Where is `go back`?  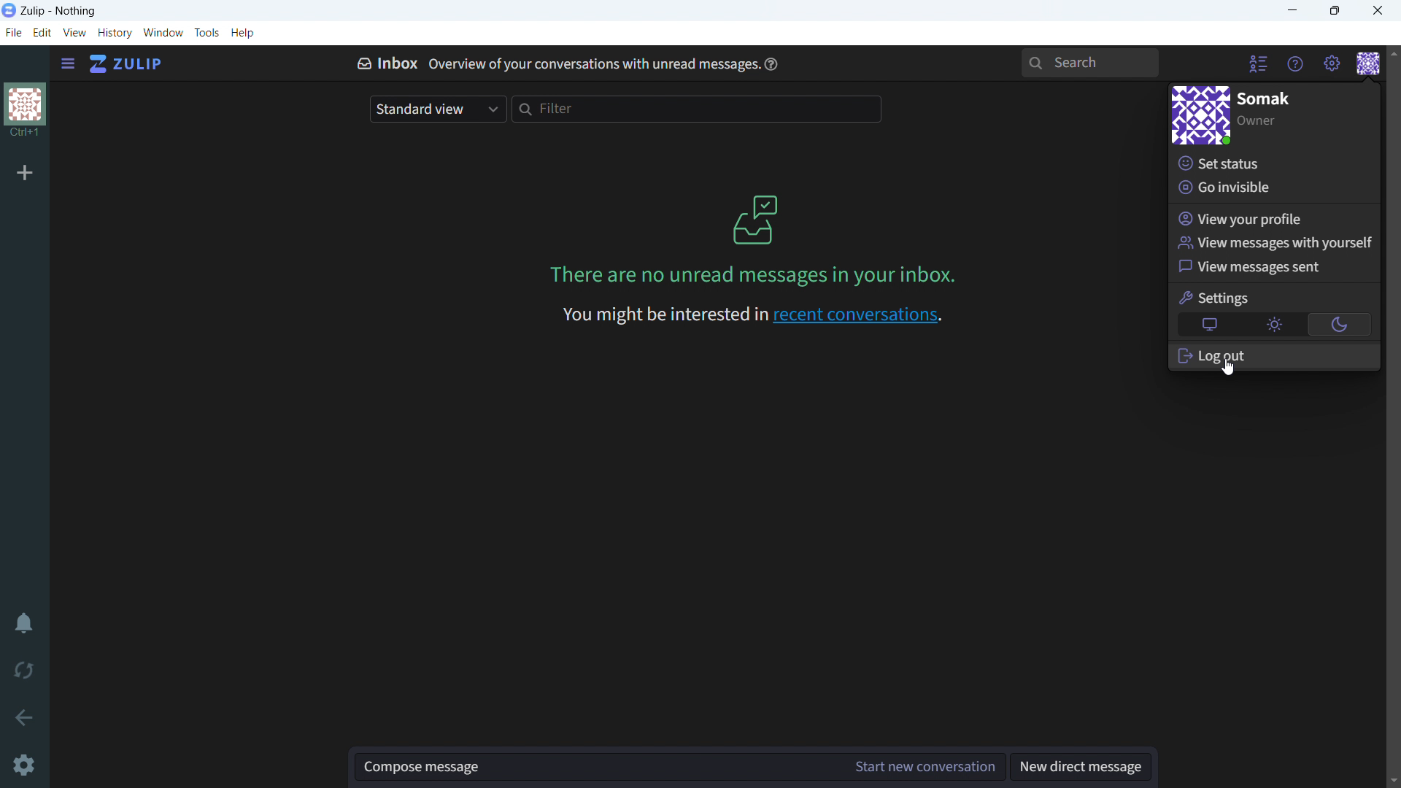
go back is located at coordinates (24, 718).